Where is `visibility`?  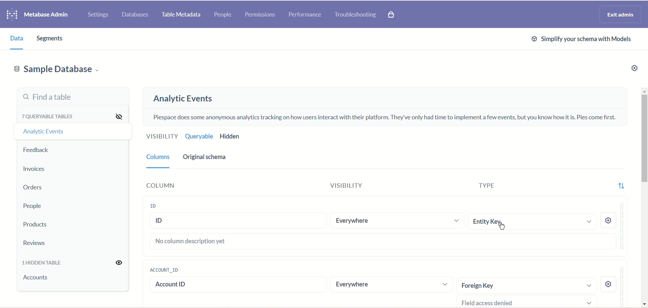
visibility is located at coordinates (162, 135).